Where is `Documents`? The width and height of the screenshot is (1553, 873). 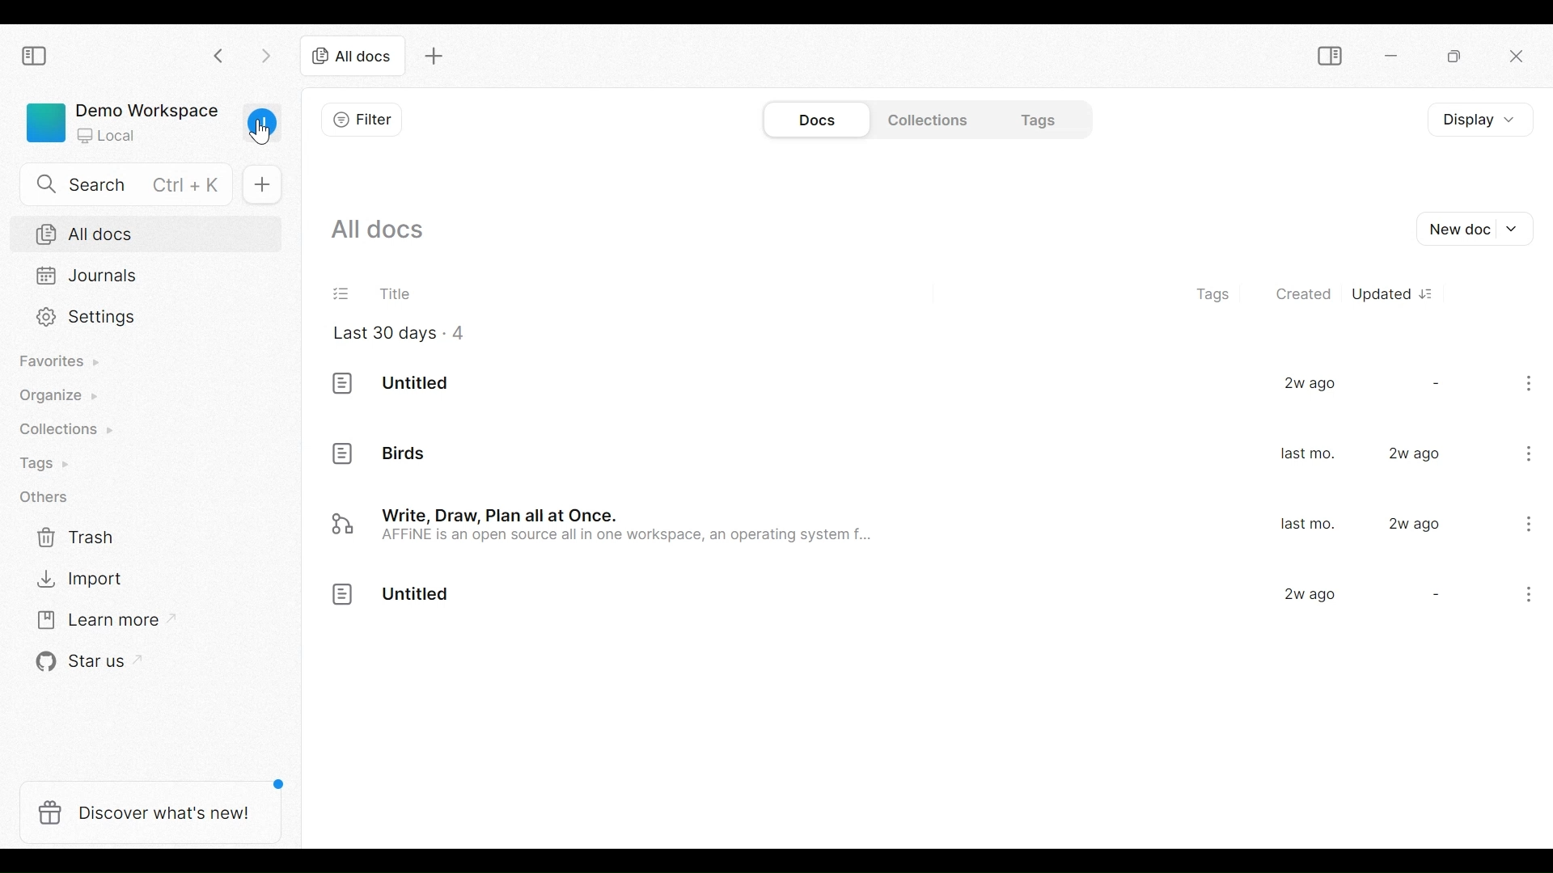 Documents is located at coordinates (821, 119).